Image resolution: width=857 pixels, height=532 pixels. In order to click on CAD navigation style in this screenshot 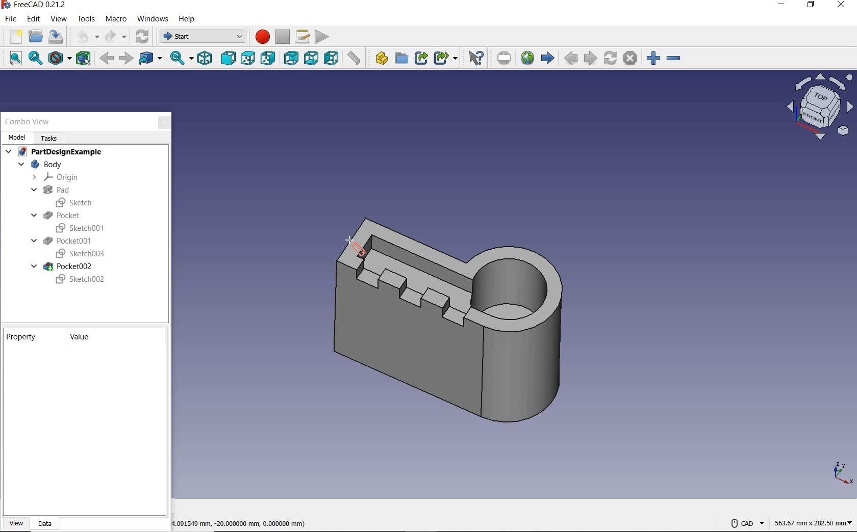, I will do `click(747, 523)`.